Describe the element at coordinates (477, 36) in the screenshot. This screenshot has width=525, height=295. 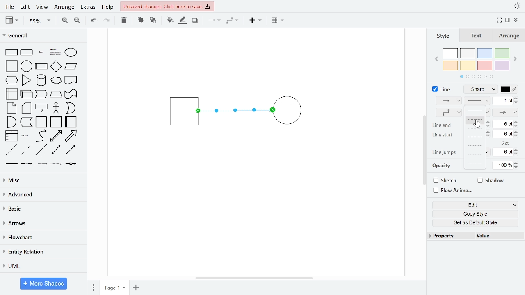
I see `text` at that location.